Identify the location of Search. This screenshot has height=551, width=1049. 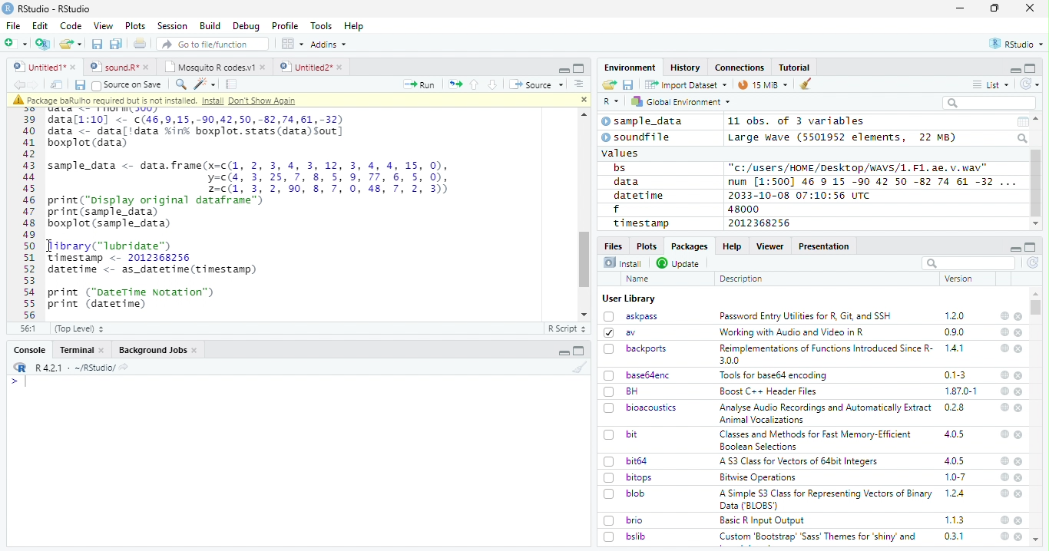
(1024, 138).